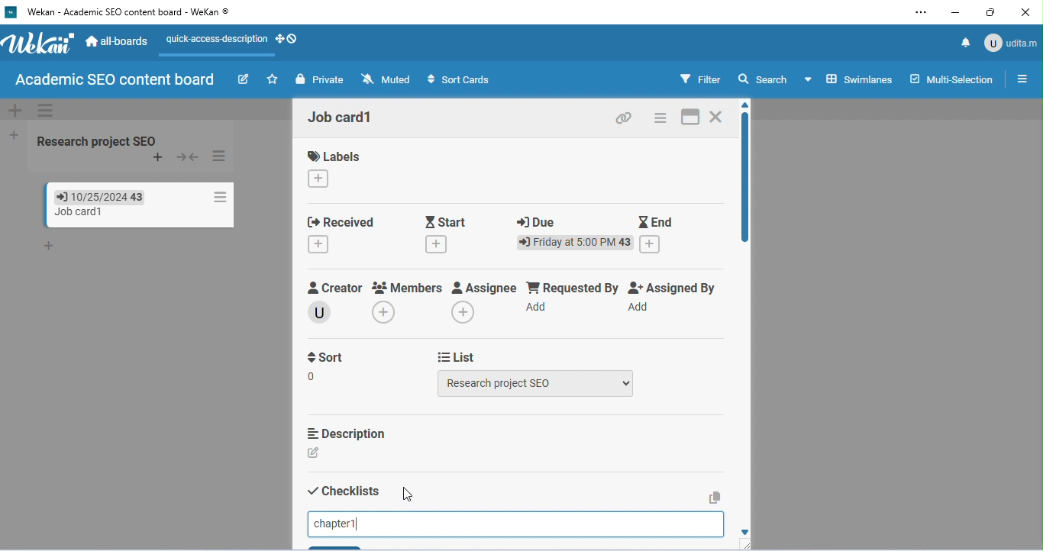 Image resolution: width=1043 pixels, height=551 pixels. I want to click on assigned by, so click(676, 287).